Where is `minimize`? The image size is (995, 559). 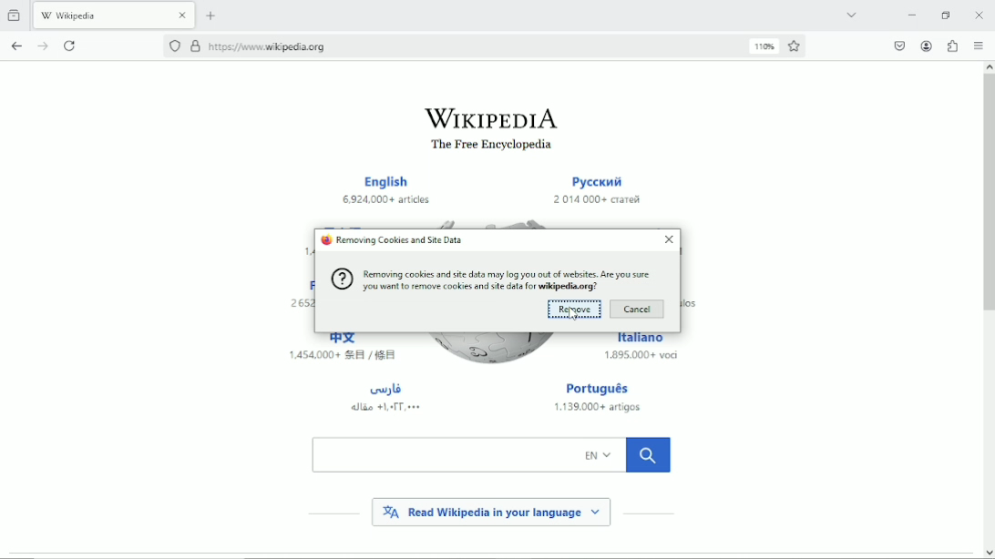 minimize is located at coordinates (912, 15).